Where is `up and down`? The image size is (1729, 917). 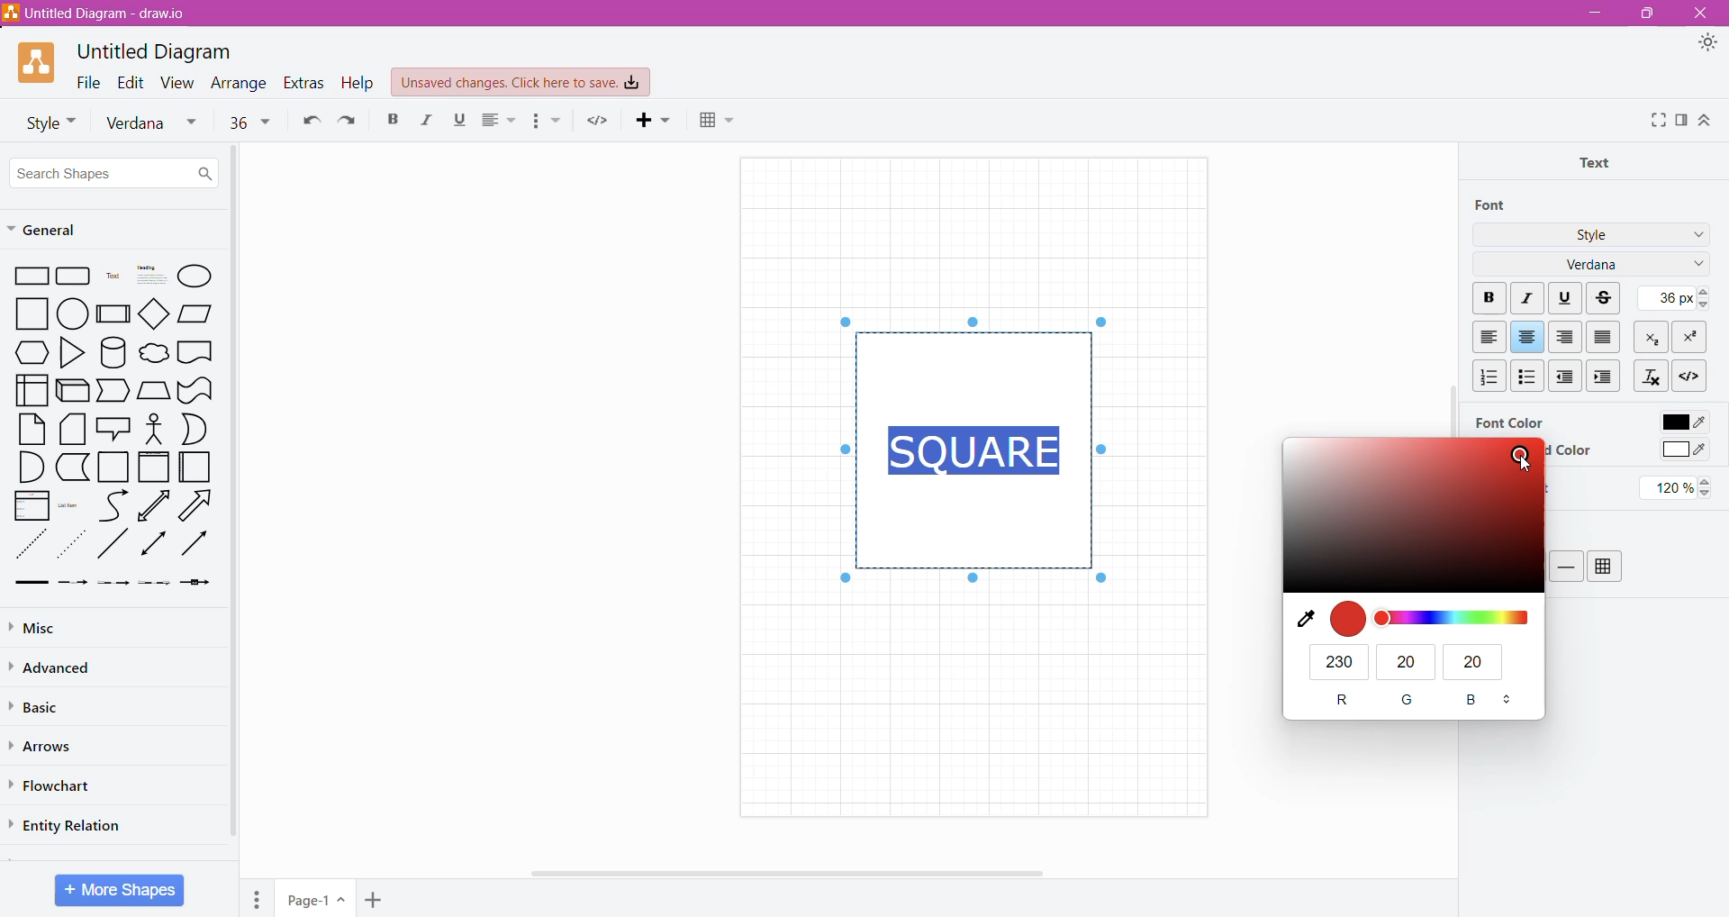 up and down is located at coordinates (1509, 701).